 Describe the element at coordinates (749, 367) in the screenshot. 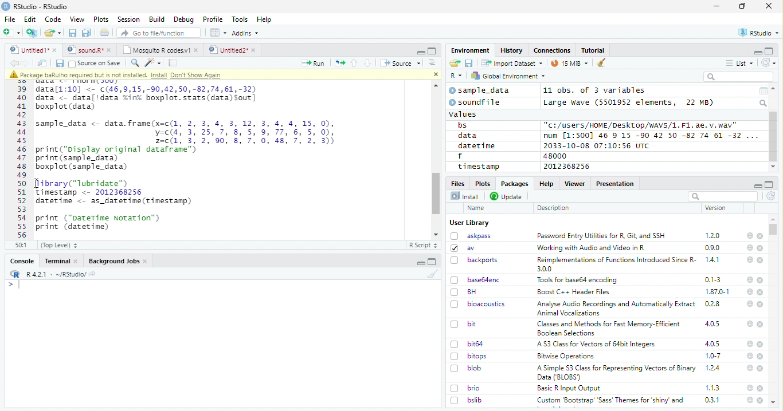

I see `help` at that location.